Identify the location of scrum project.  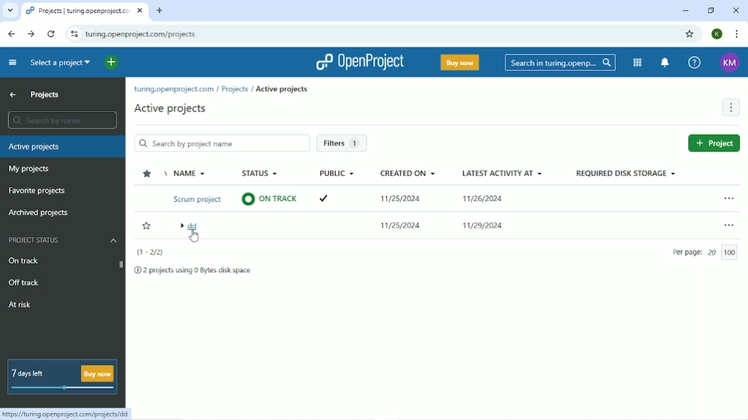
(195, 200).